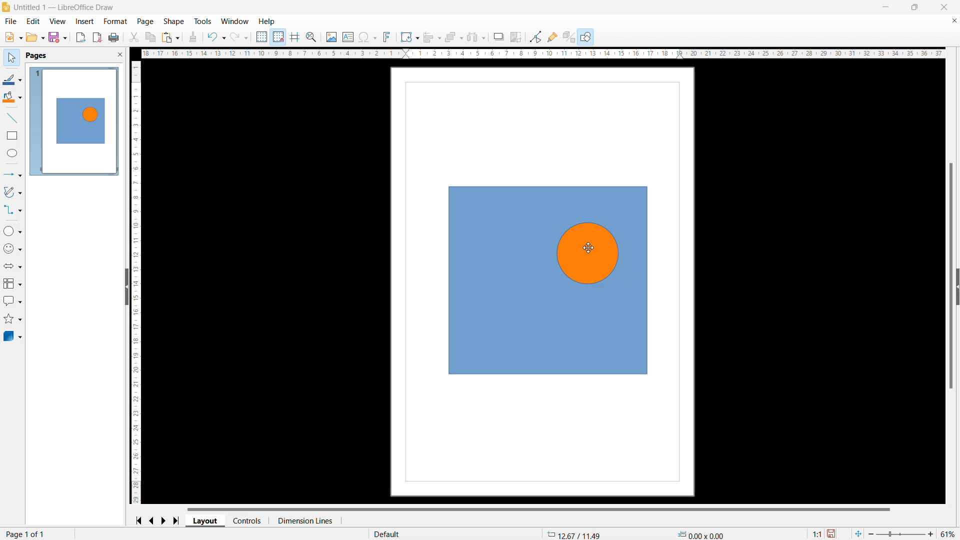  Describe the element at coordinates (176, 520) in the screenshot. I see `go to last page` at that location.